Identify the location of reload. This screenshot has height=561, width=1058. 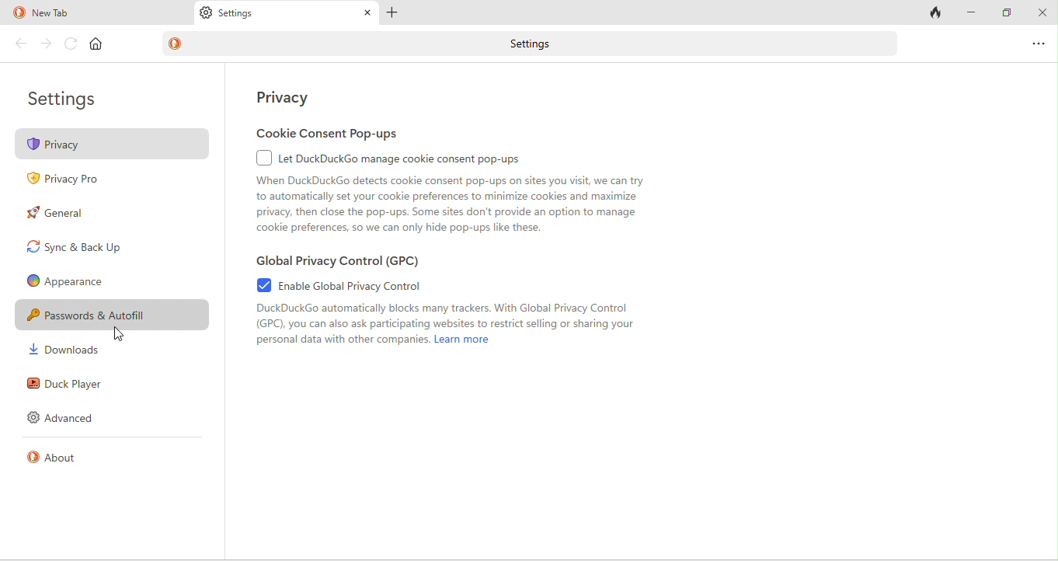
(70, 43).